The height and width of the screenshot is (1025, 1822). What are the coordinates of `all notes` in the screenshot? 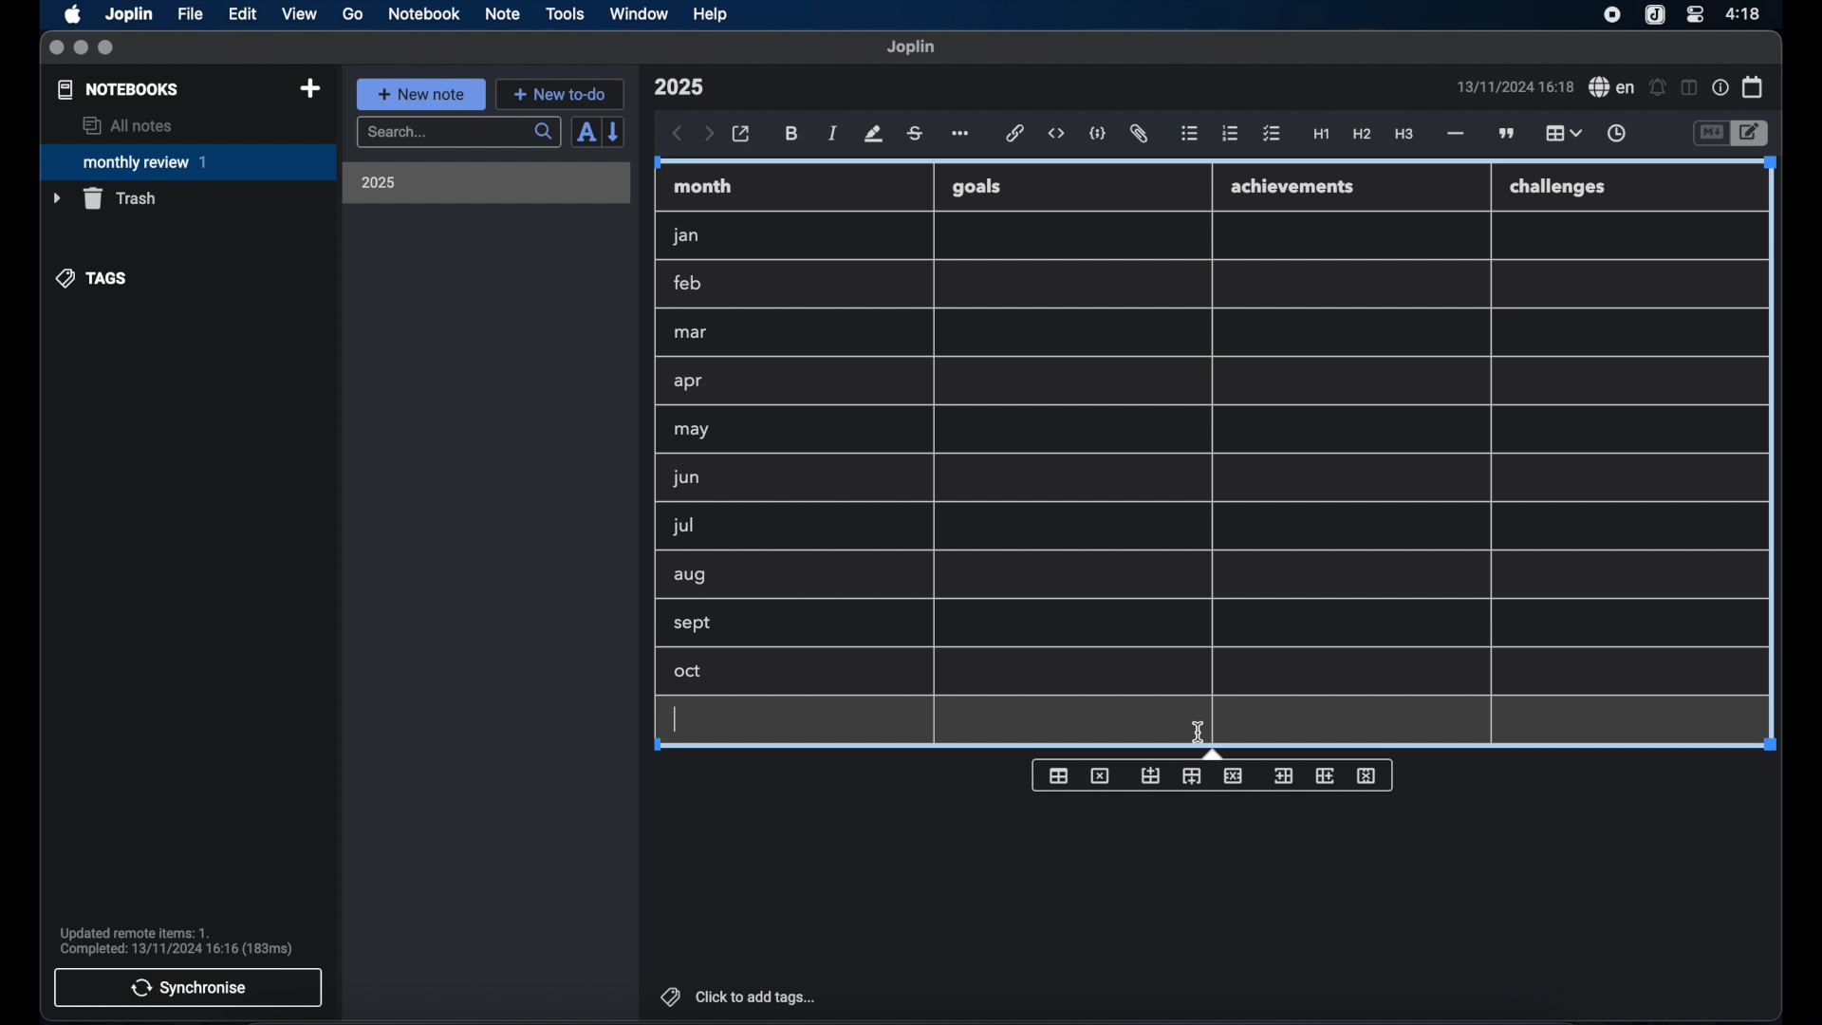 It's located at (127, 125).